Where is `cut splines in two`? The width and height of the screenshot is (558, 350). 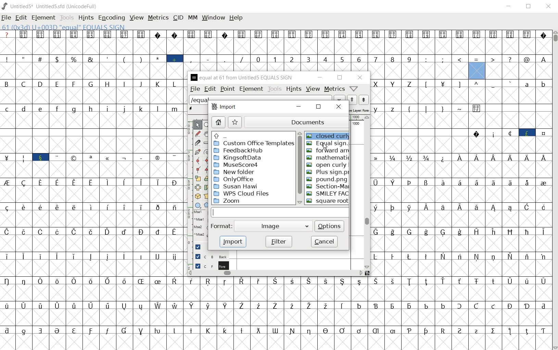
cut splines in two is located at coordinates (197, 142).